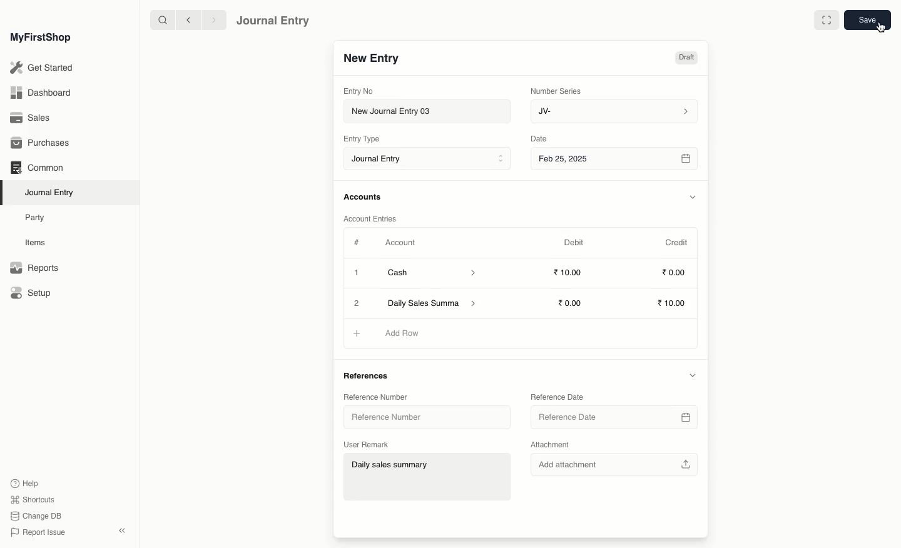 This screenshot has width=901, height=548. What do you see at coordinates (359, 91) in the screenshot?
I see `Entry No` at bounding box center [359, 91].